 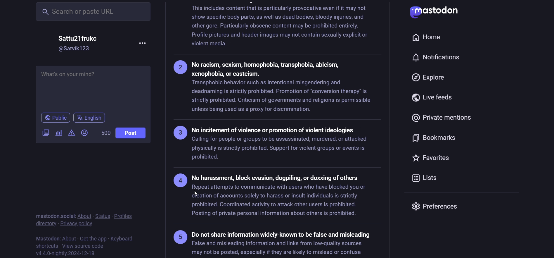 I want to click on poll, so click(x=58, y=134).